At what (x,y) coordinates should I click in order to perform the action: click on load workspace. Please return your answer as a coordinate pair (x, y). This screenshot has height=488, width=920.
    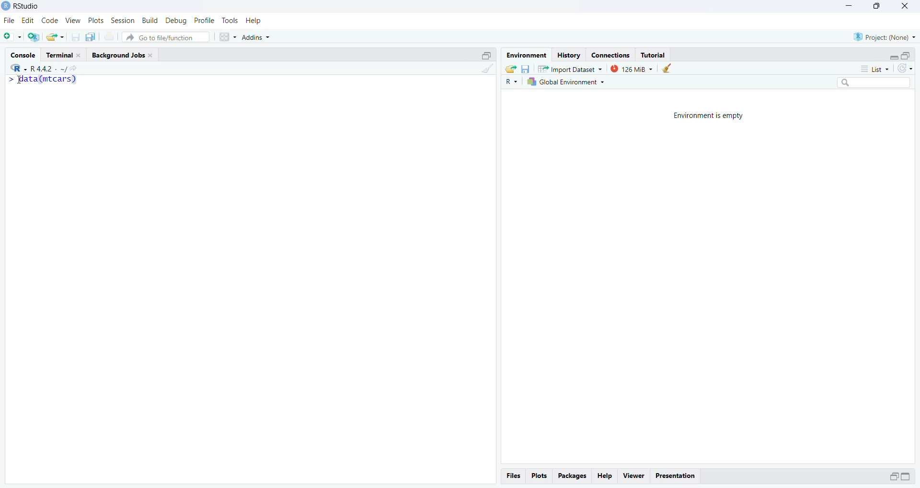
    Looking at the image, I should click on (510, 69).